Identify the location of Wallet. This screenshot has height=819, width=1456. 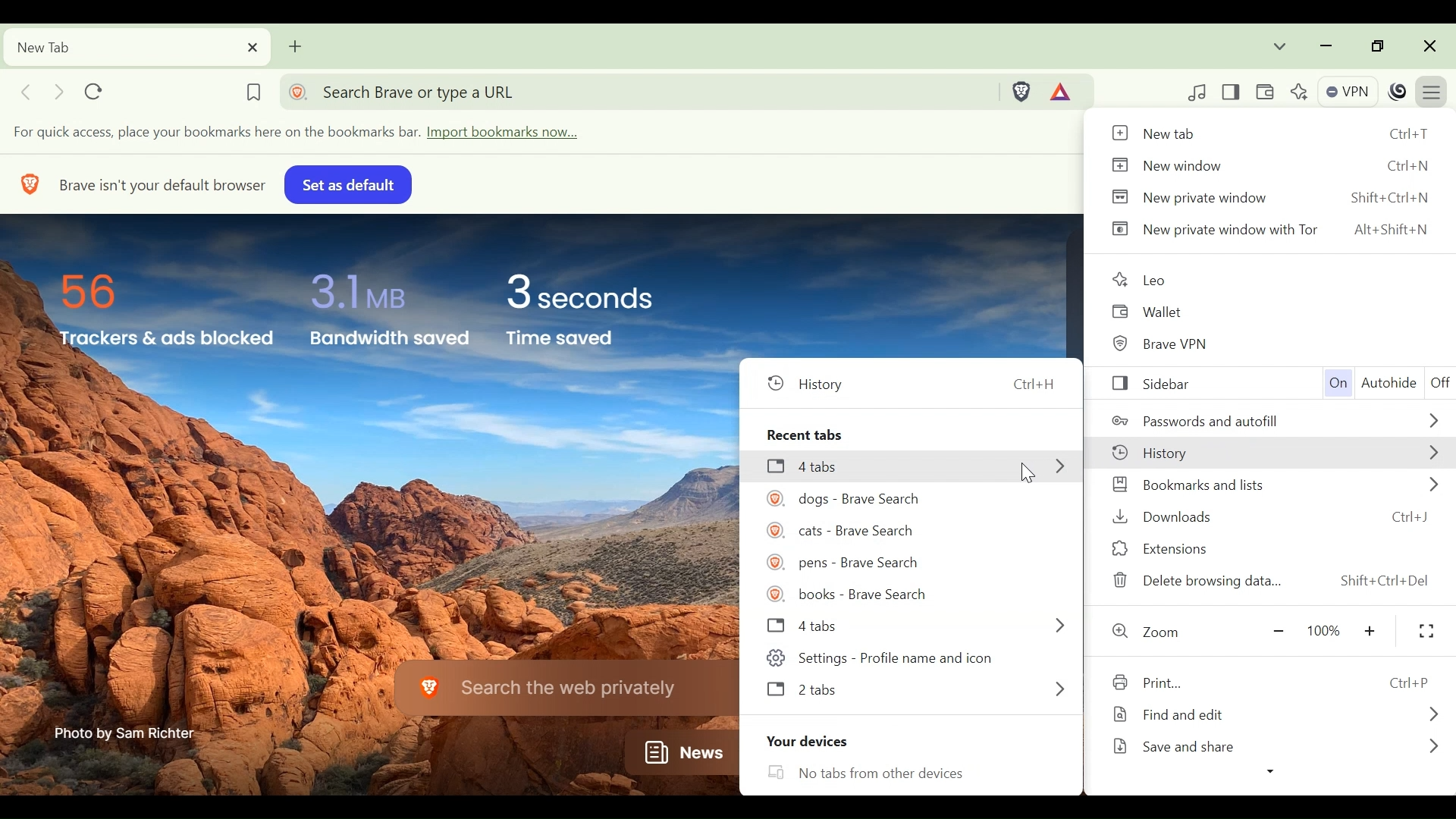
(1157, 311).